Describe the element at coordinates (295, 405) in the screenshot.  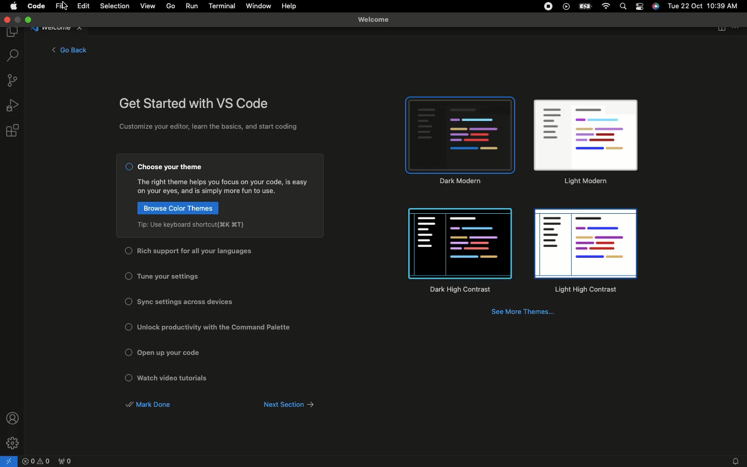
I see `Next section` at that location.